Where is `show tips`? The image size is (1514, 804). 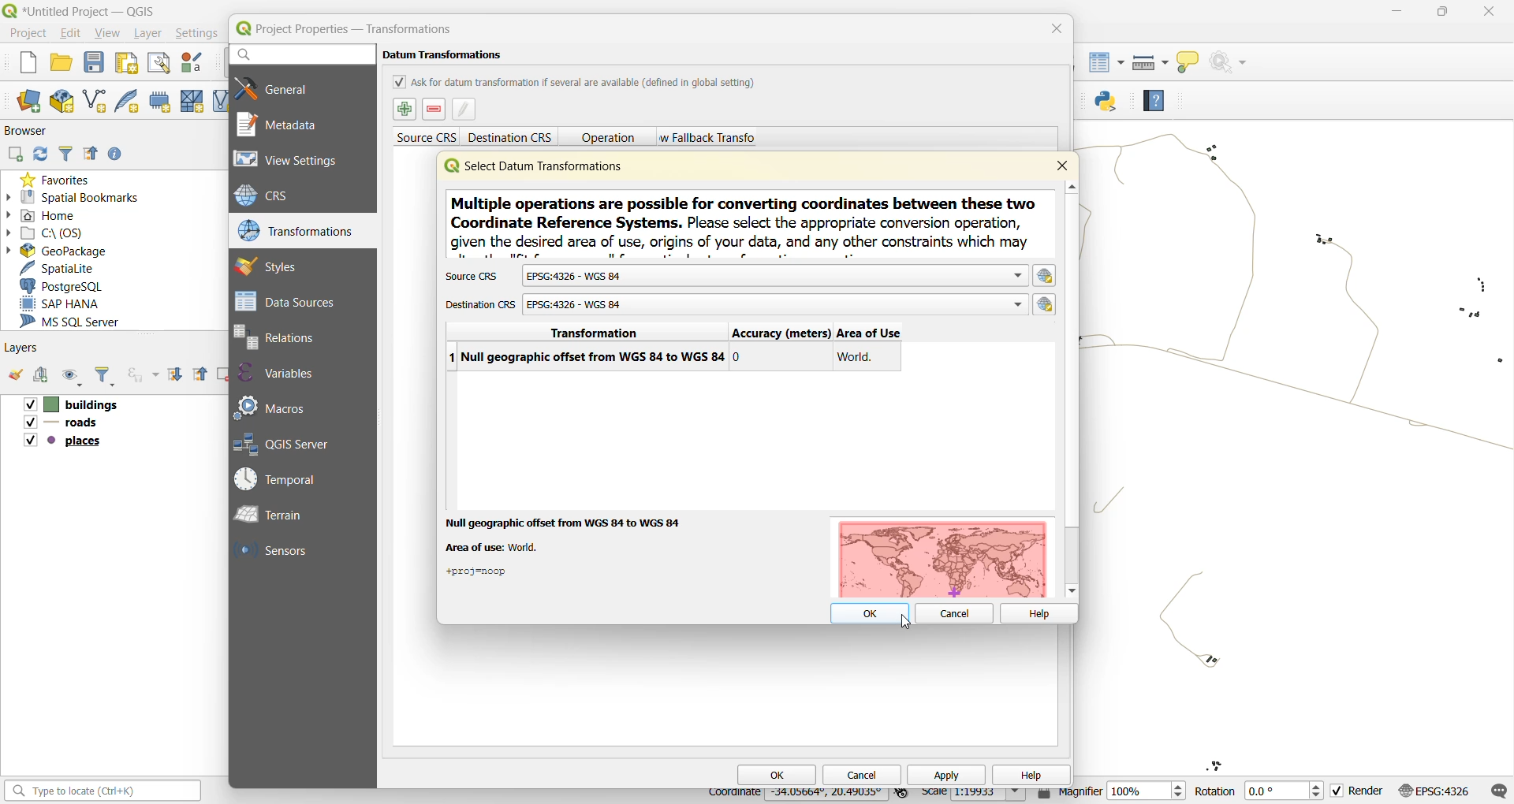 show tips is located at coordinates (1188, 64).